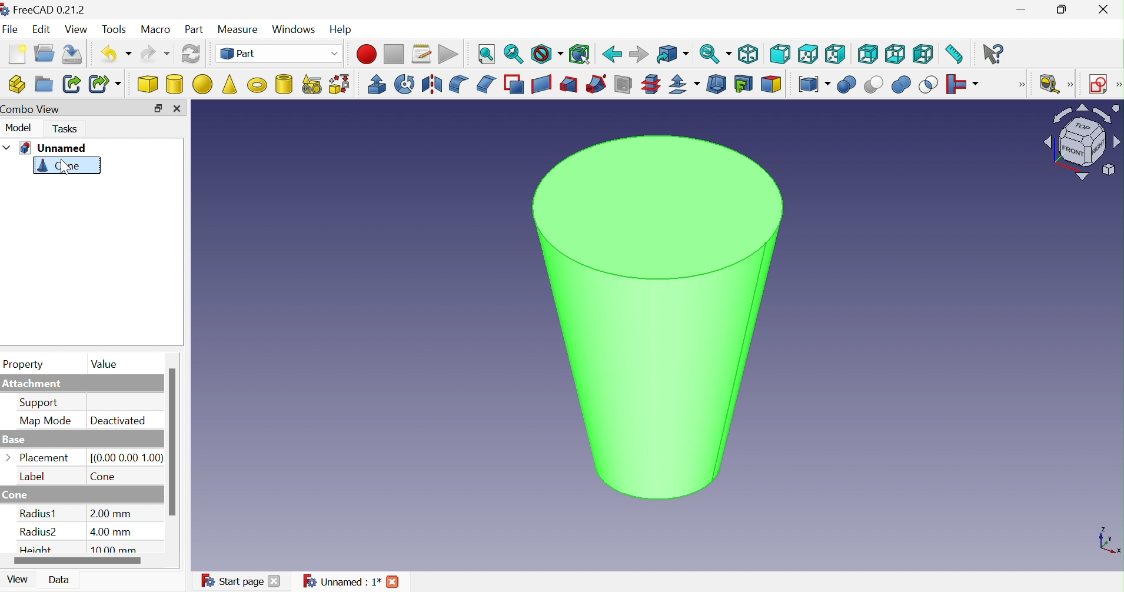 The width and height of the screenshot is (1124, 592). Describe the element at coordinates (77, 30) in the screenshot. I see `Vieq` at that location.